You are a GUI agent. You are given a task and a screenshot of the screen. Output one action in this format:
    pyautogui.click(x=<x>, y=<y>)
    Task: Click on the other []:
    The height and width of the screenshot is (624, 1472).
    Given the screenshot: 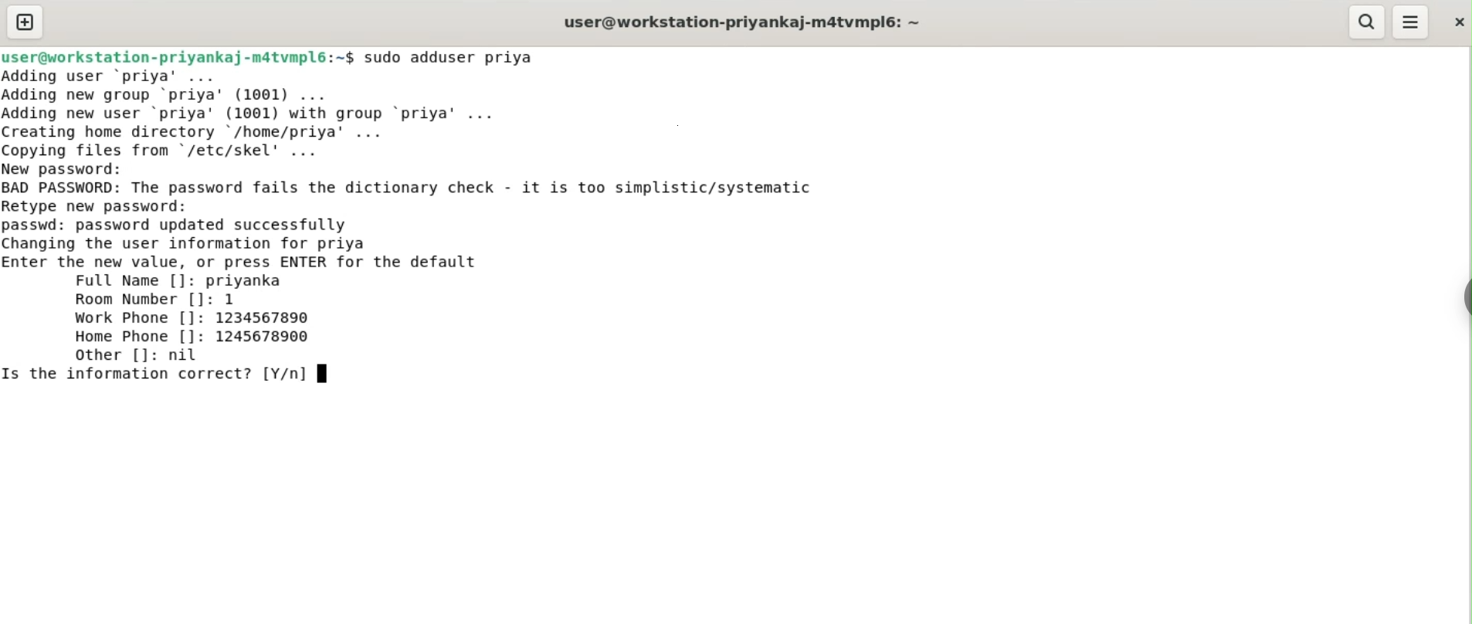 What is the action you would take?
    pyautogui.click(x=112, y=354)
    